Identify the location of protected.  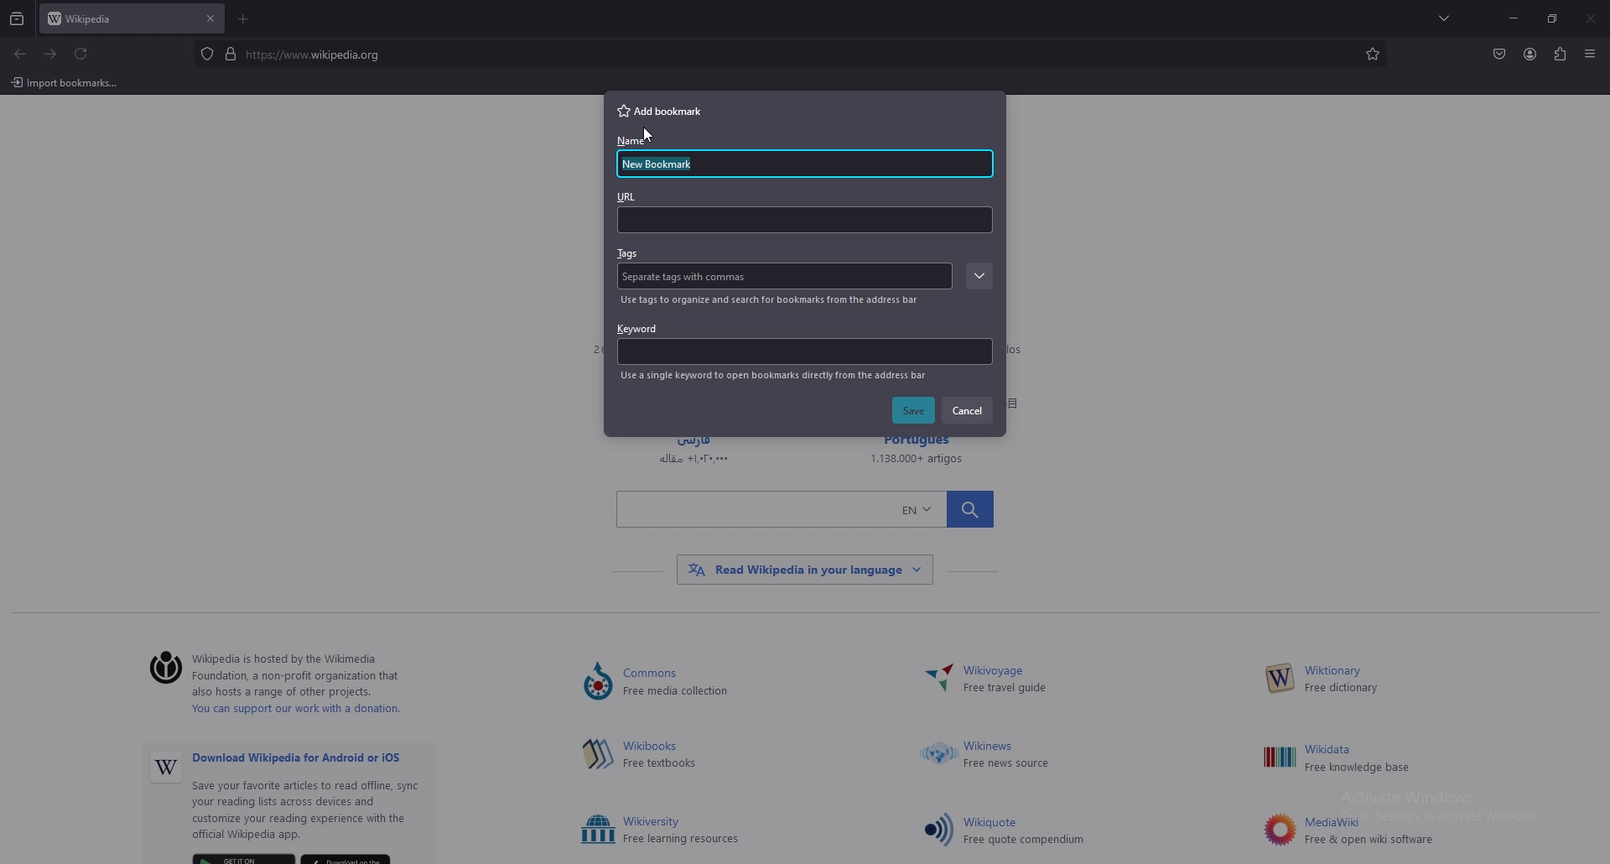
(206, 54).